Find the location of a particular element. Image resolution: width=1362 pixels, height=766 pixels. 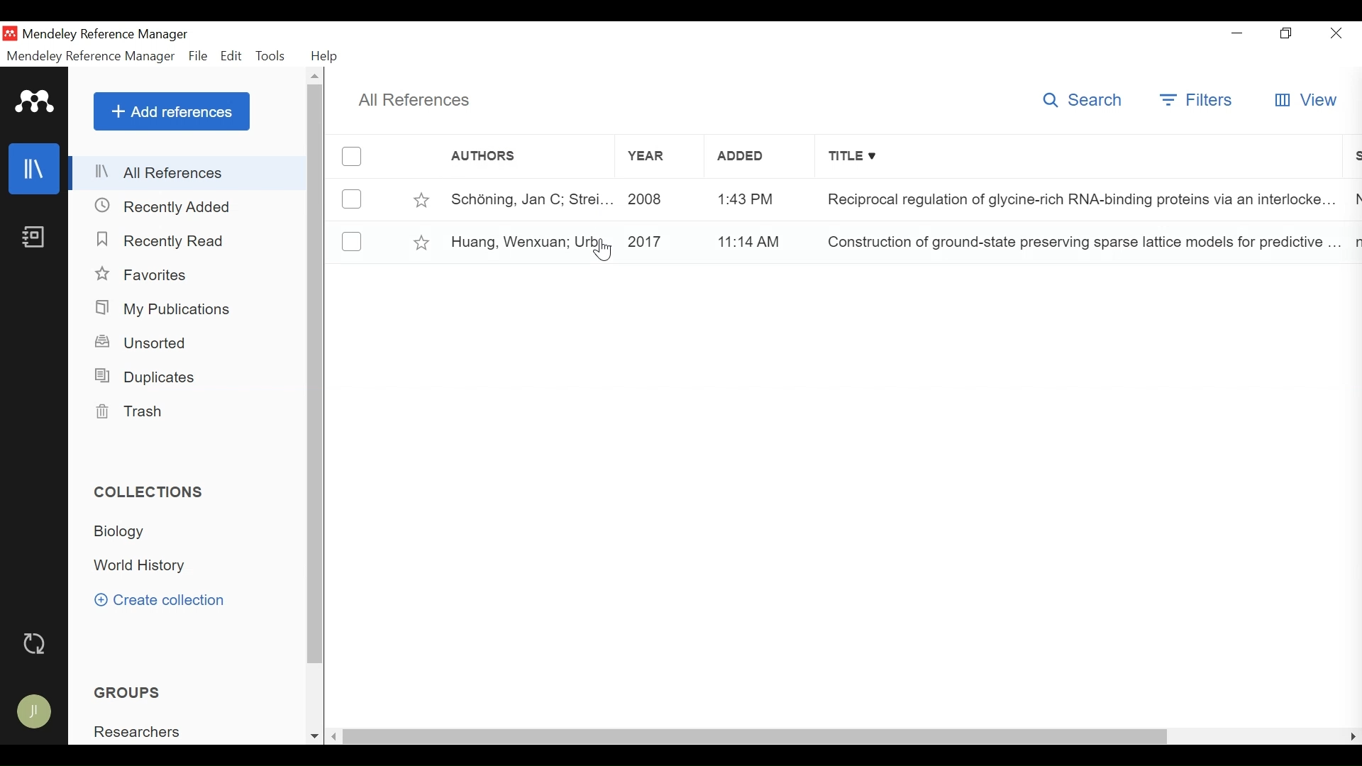

Edit is located at coordinates (231, 56).